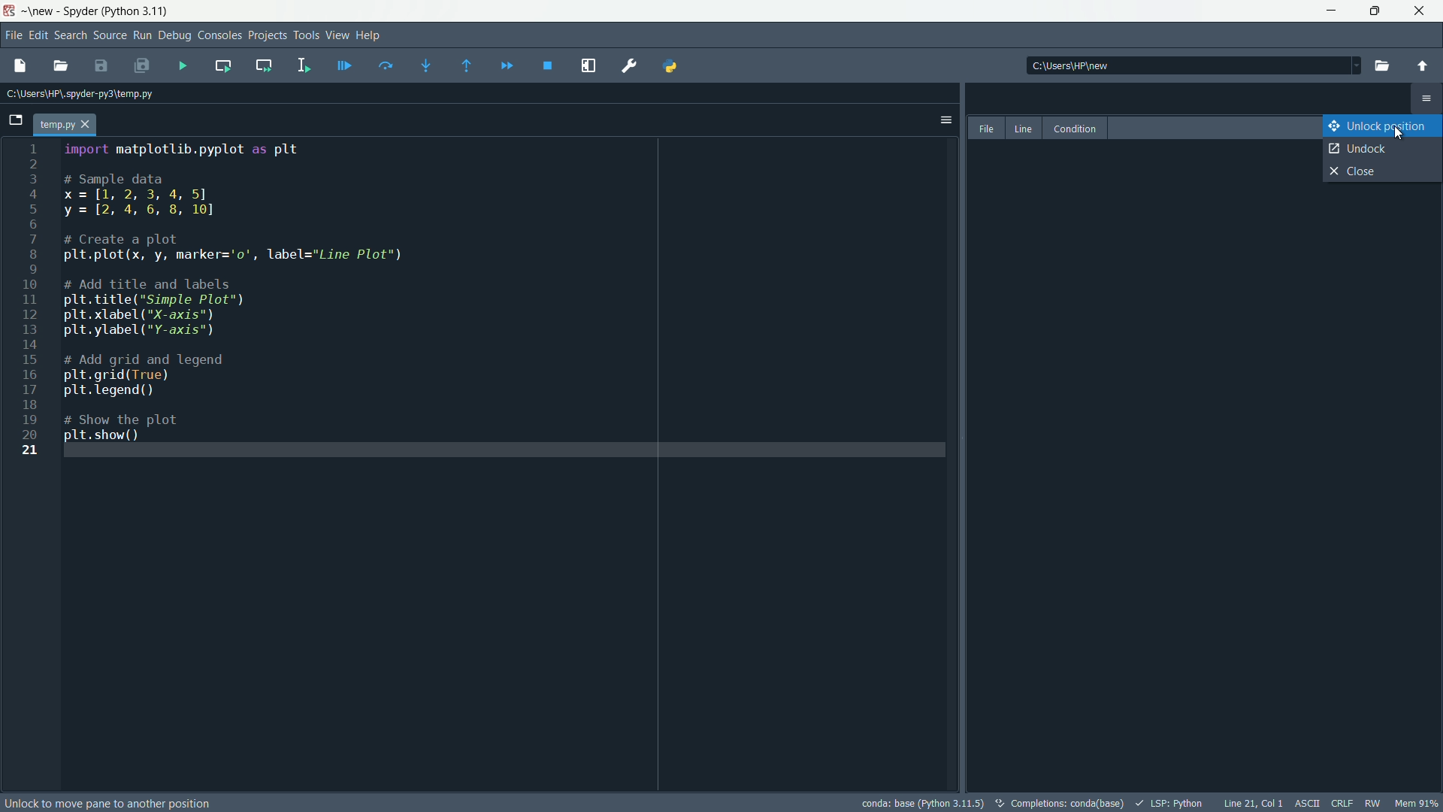 The image size is (1443, 812). What do you see at coordinates (1342, 804) in the screenshot?
I see `CRLF` at bounding box center [1342, 804].